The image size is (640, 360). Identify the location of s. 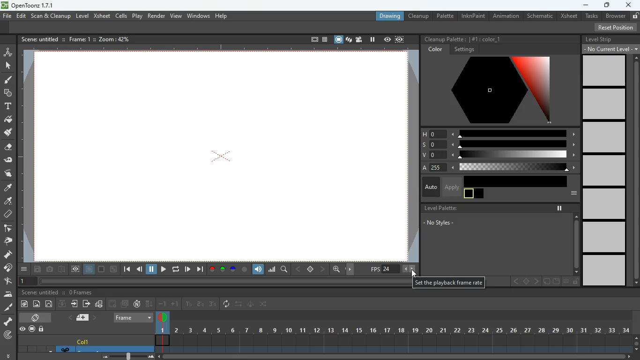
(499, 145).